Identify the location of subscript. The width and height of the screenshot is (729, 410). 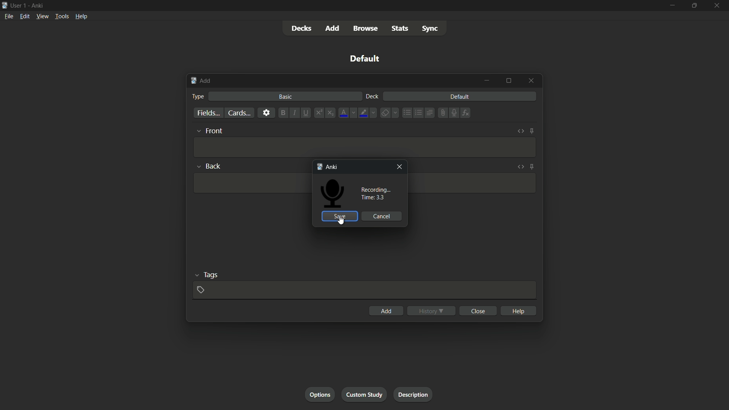
(331, 113).